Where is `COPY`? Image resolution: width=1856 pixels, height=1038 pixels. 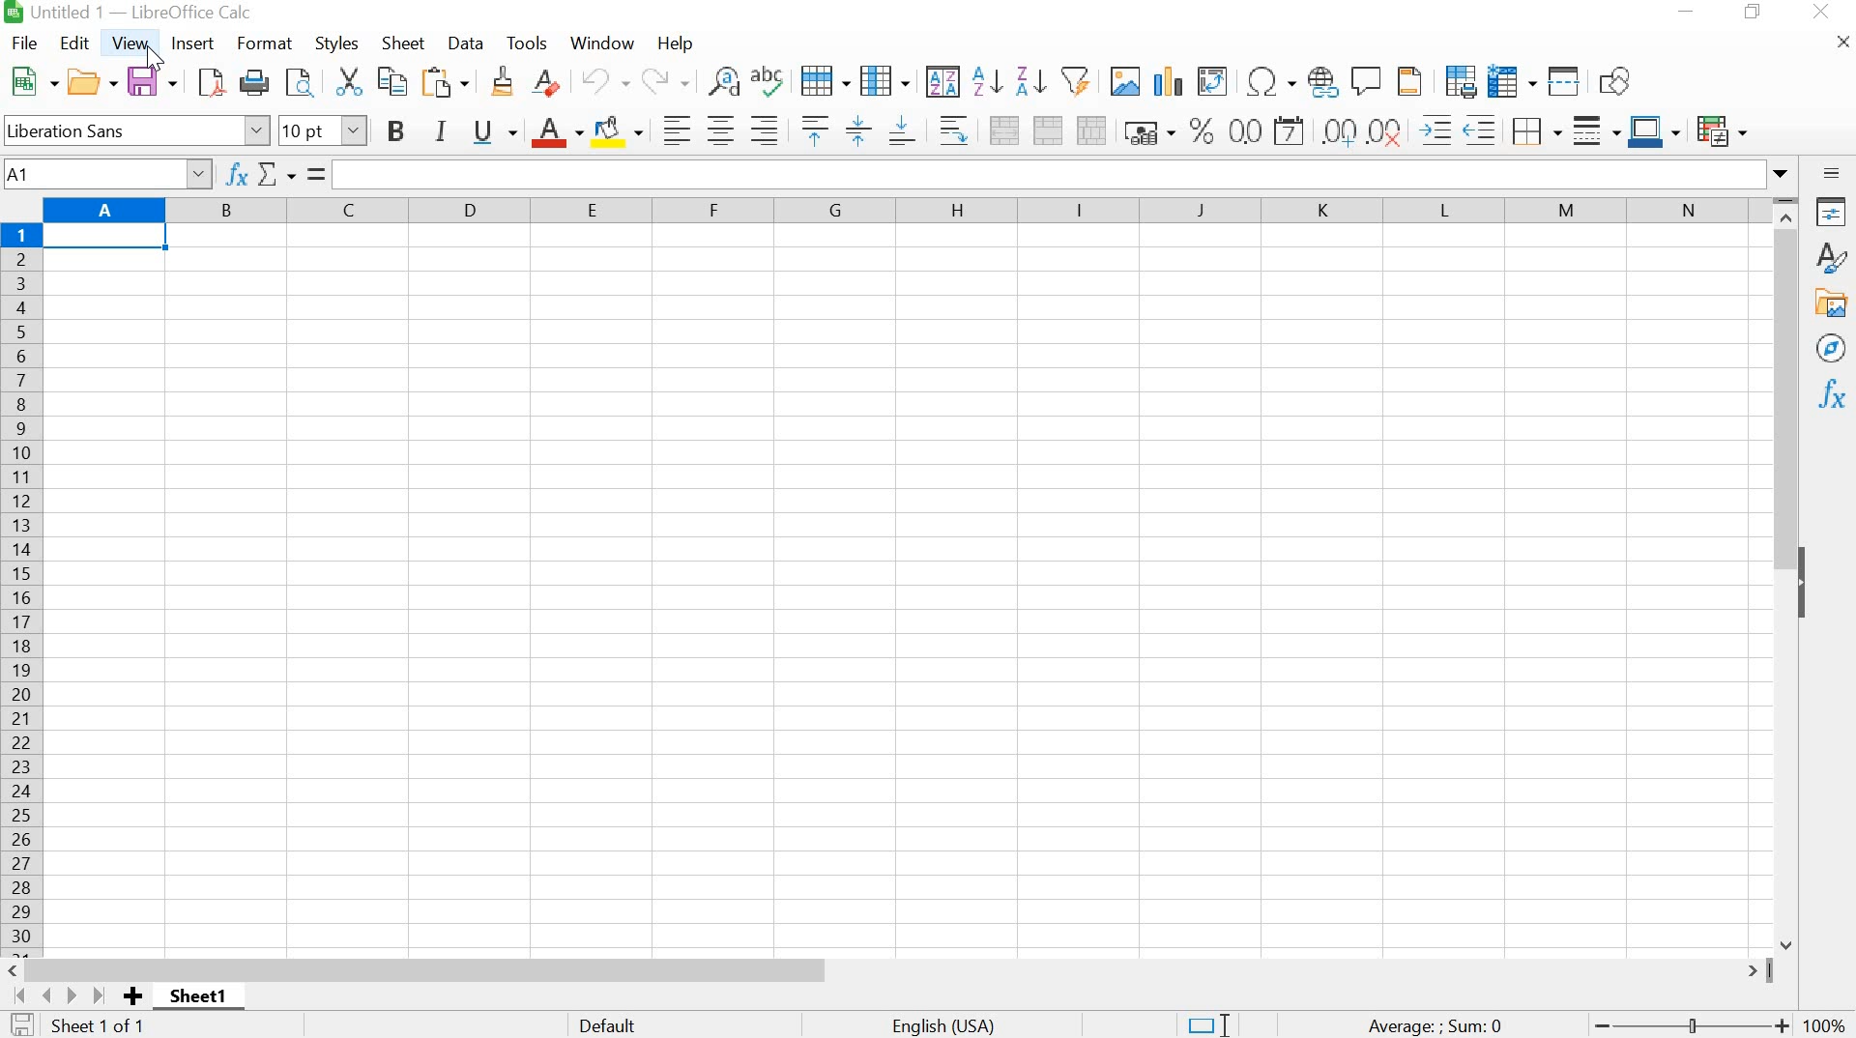
COPY is located at coordinates (392, 84).